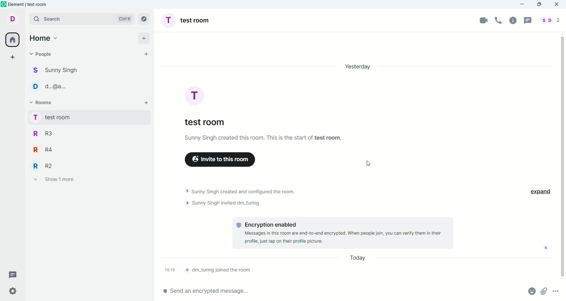  What do you see at coordinates (357, 67) in the screenshot?
I see `day` at bounding box center [357, 67].